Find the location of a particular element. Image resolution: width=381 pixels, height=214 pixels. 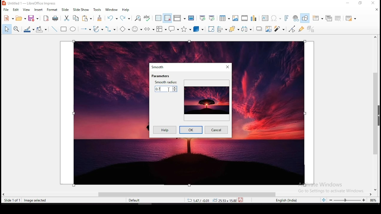

block arrows is located at coordinates (149, 29).